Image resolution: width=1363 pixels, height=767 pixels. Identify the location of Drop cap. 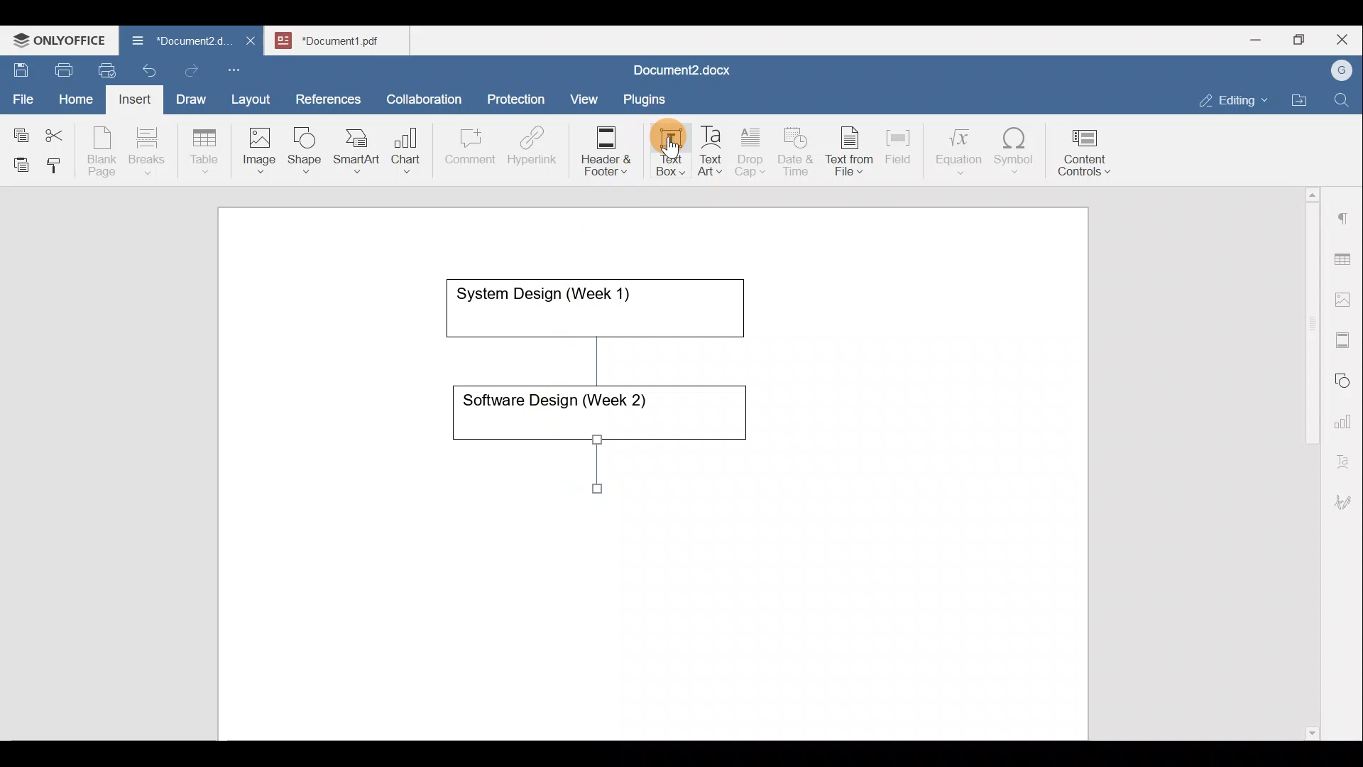
(753, 150).